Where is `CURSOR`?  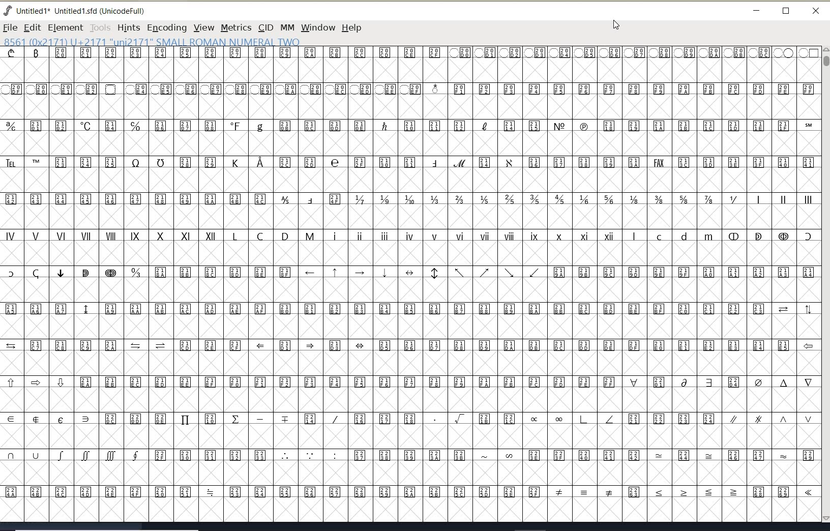 CURSOR is located at coordinates (615, 25).